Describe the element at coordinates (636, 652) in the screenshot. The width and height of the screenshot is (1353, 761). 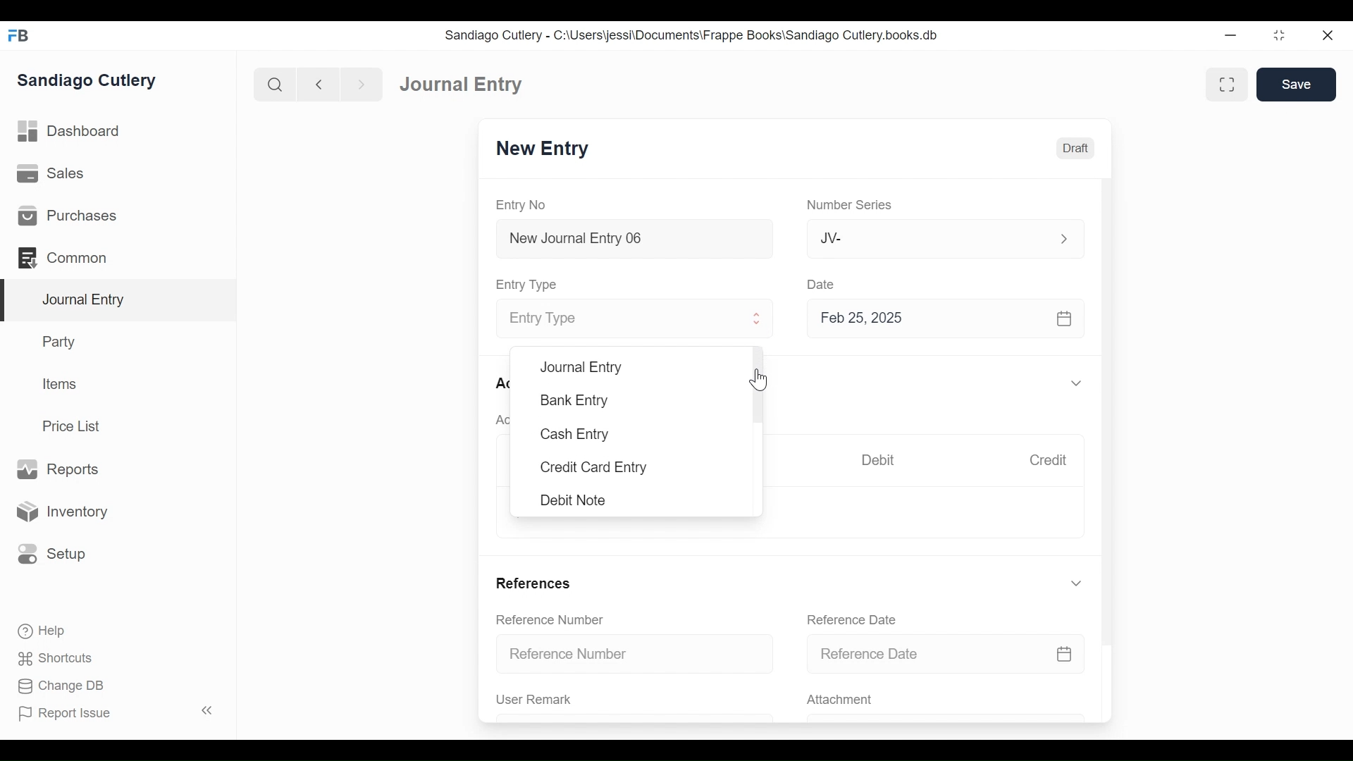
I see `Reference Number` at that location.